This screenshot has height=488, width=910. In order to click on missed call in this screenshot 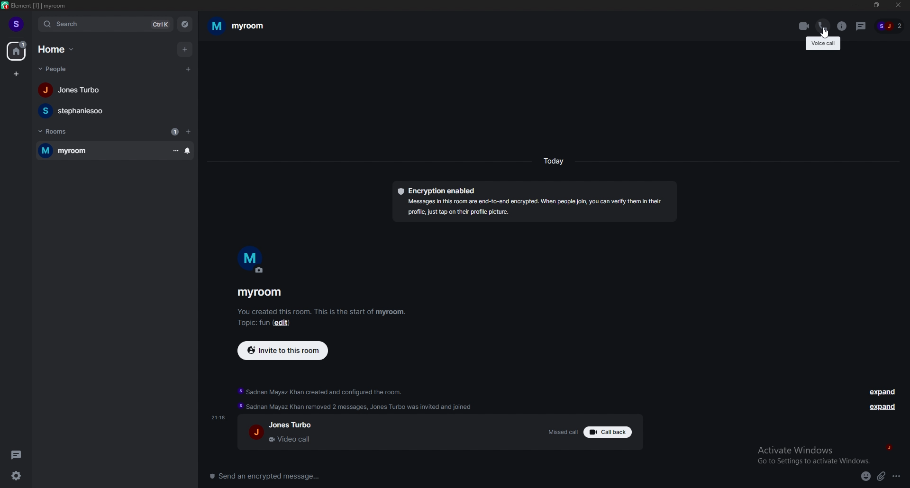, I will do `click(559, 430)`.